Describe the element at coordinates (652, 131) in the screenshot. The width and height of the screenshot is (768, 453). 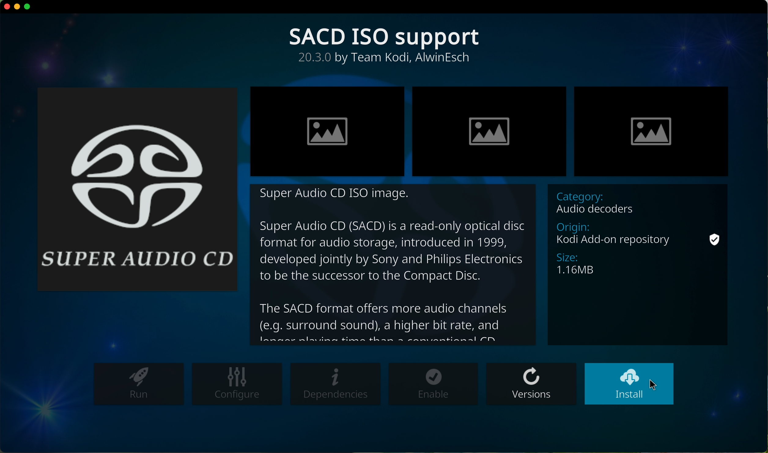
I see `image` at that location.